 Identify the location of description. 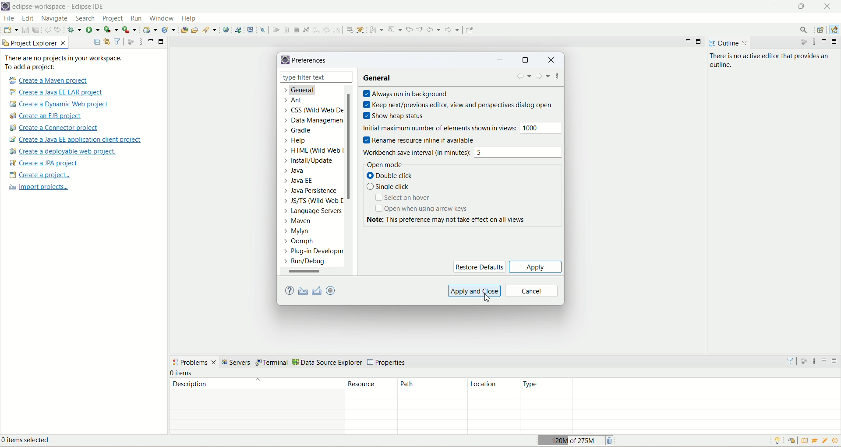
(257, 384).